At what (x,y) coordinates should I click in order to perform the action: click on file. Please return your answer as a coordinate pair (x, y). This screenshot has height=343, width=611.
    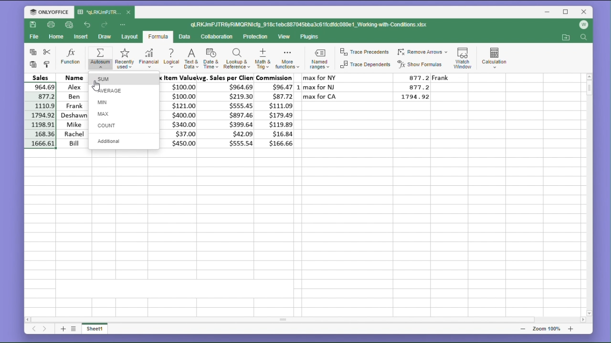
    Looking at the image, I should click on (34, 38).